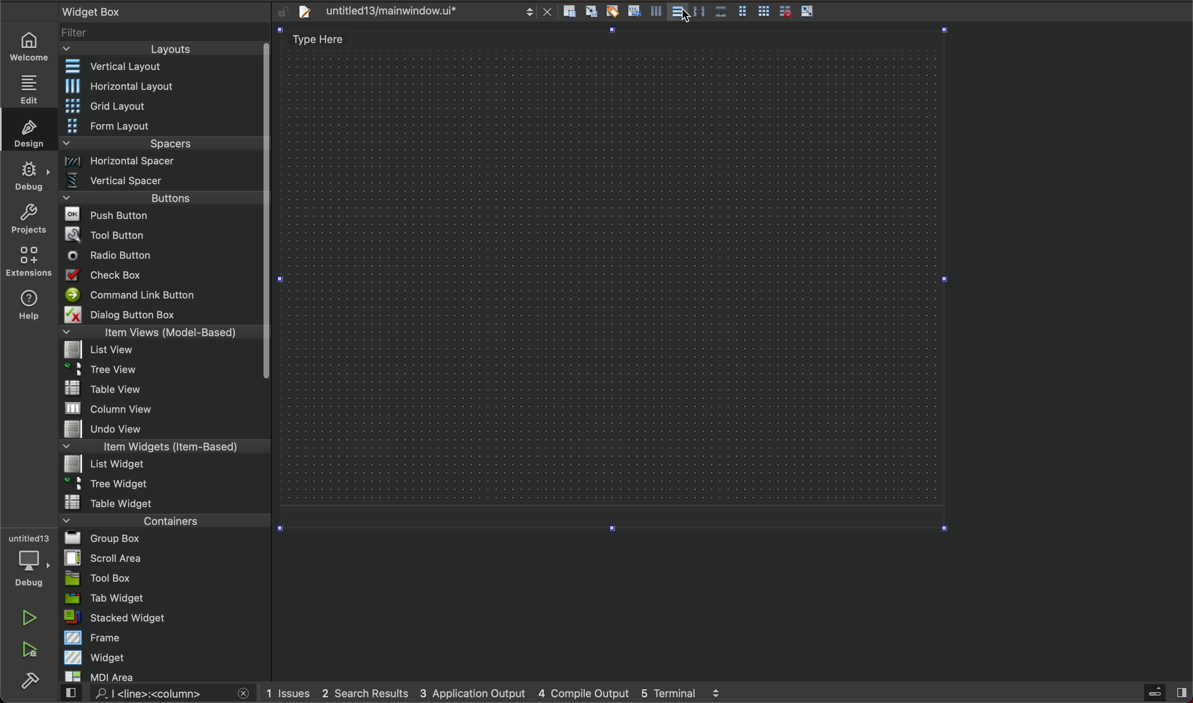 The width and height of the screenshot is (1193, 703). What do you see at coordinates (31, 86) in the screenshot?
I see `edit` at bounding box center [31, 86].